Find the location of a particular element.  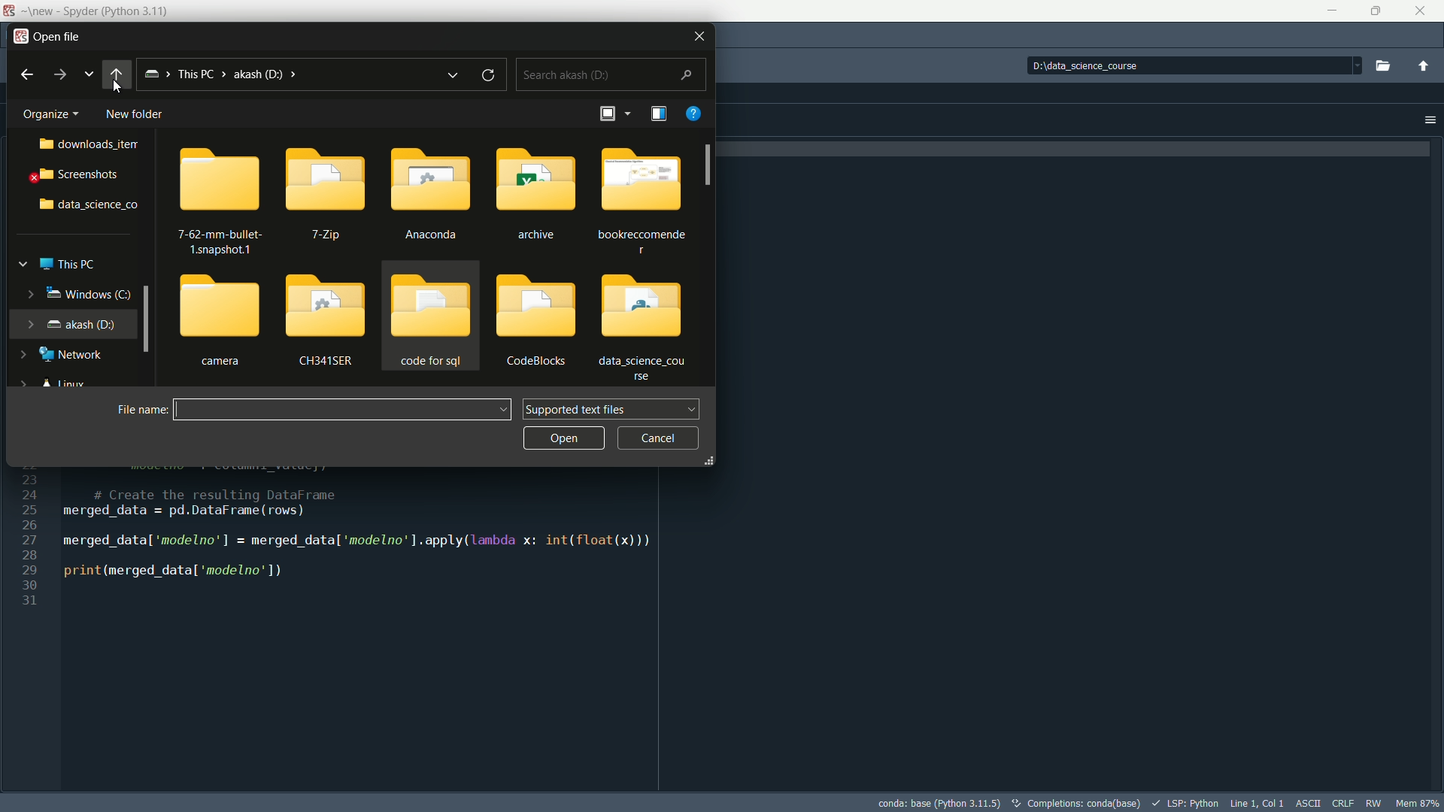

open is located at coordinates (560, 437).